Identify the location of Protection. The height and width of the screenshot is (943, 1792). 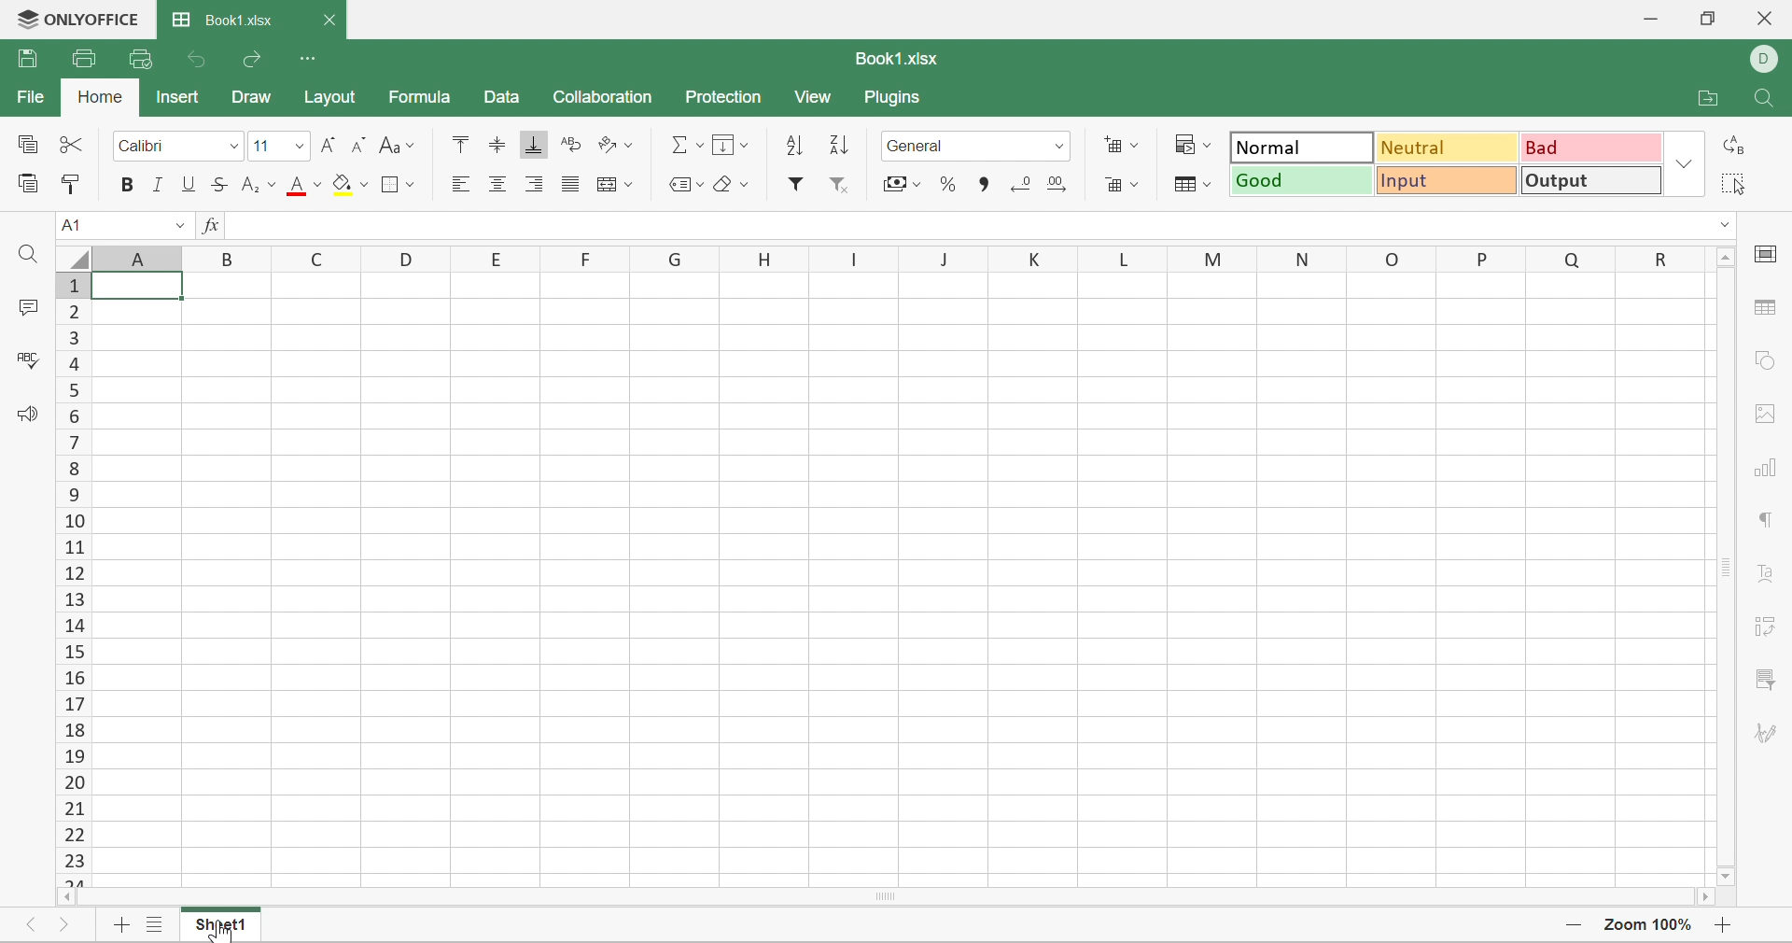
(721, 98).